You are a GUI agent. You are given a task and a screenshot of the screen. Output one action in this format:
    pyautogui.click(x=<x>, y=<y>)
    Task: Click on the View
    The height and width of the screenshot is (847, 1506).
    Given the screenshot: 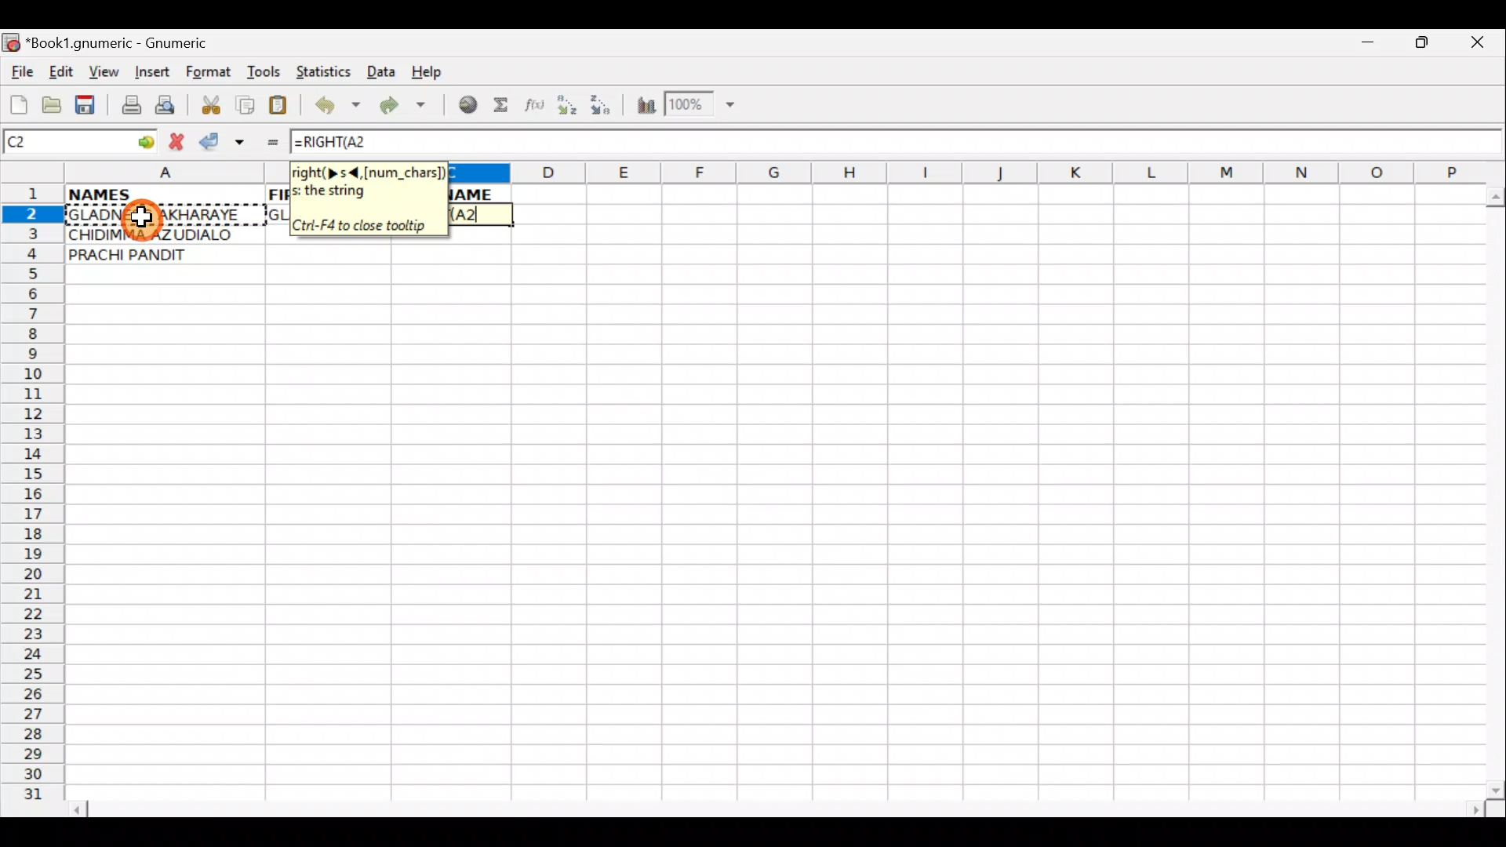 What is the action you would take?
    pyautogui.click(x=100, y=71)
    